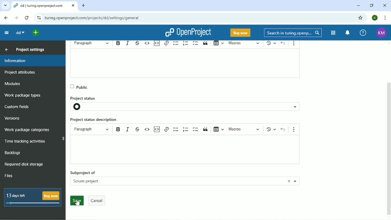  Describe the element at coordinates (9, 176) in the screenshot. I see `Files` at that location.